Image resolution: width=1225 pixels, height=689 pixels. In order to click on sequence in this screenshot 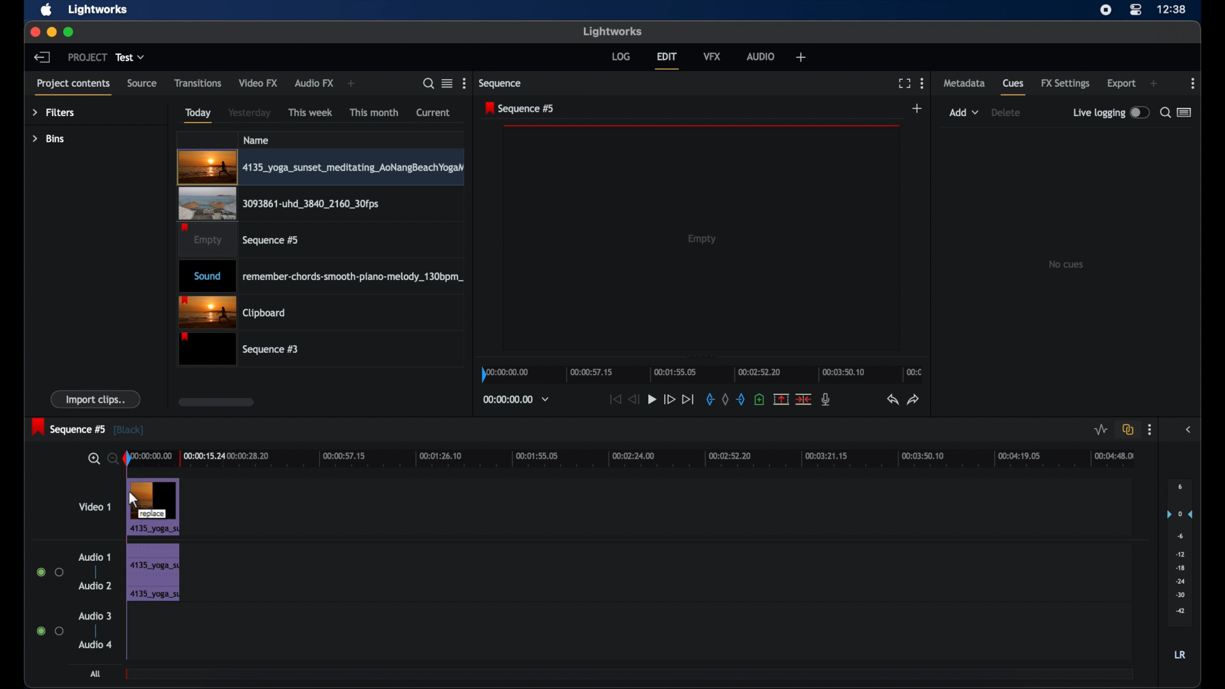, I will do `click(502, 84)`.